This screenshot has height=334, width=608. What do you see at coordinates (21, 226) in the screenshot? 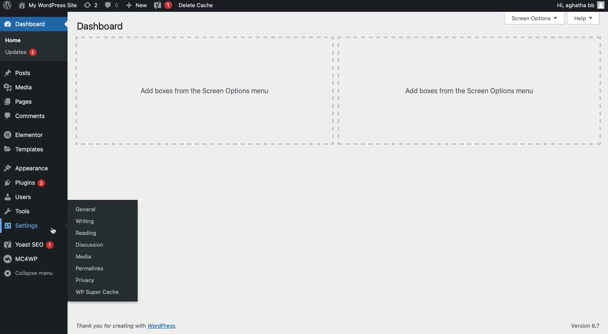
I see `Settings` at bounding box center [21, 226].